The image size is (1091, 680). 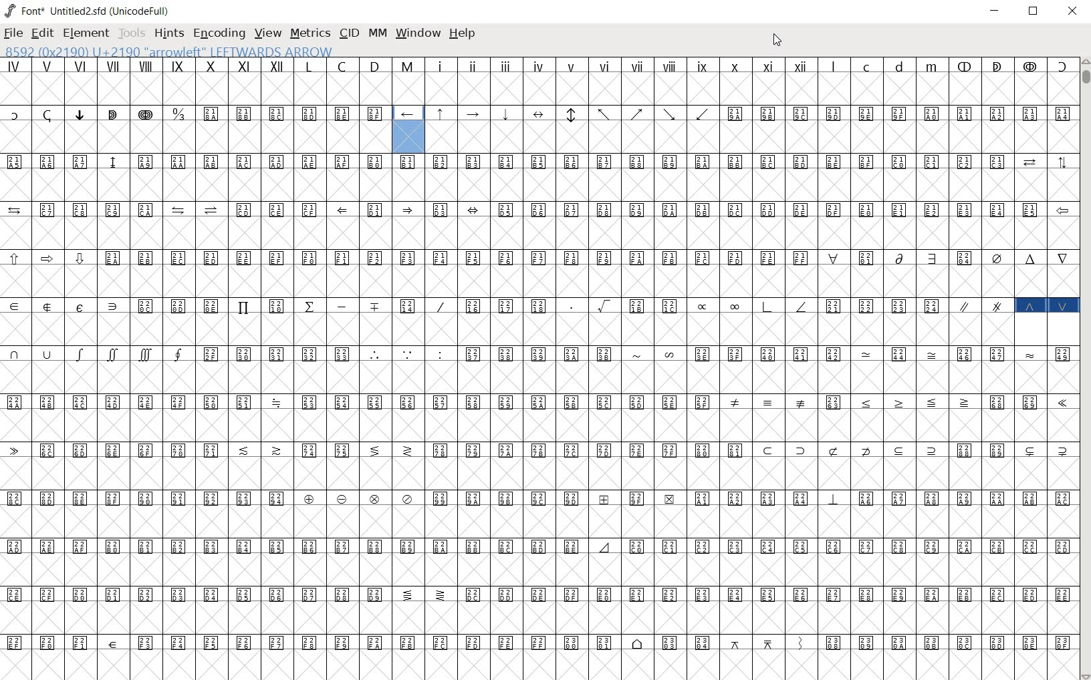 I want to click on view, so click(x=269, y=33).